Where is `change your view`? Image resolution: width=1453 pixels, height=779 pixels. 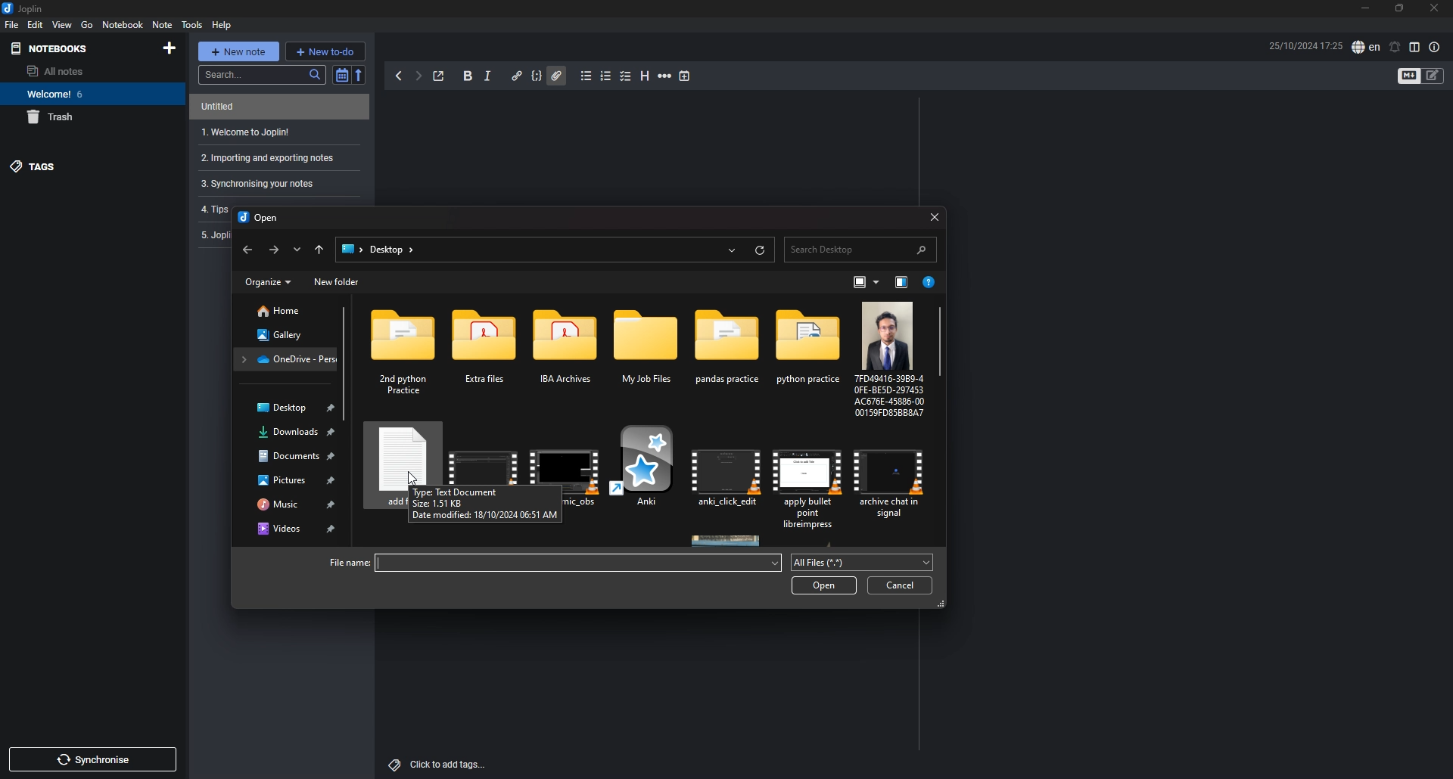
change your view is located at coordinates (867, 283).